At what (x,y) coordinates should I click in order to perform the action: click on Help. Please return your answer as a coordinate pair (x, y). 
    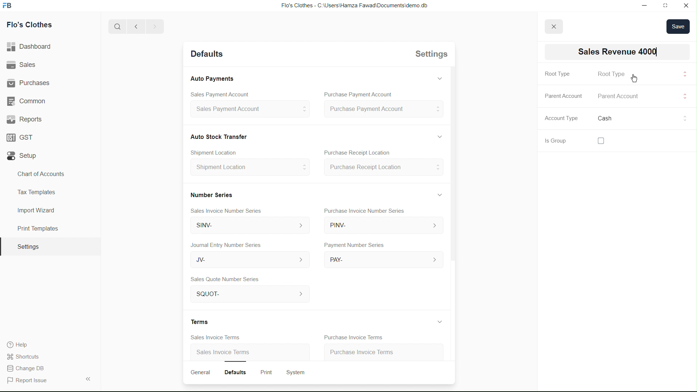
    Looking at the image, I should click on (20, 345).